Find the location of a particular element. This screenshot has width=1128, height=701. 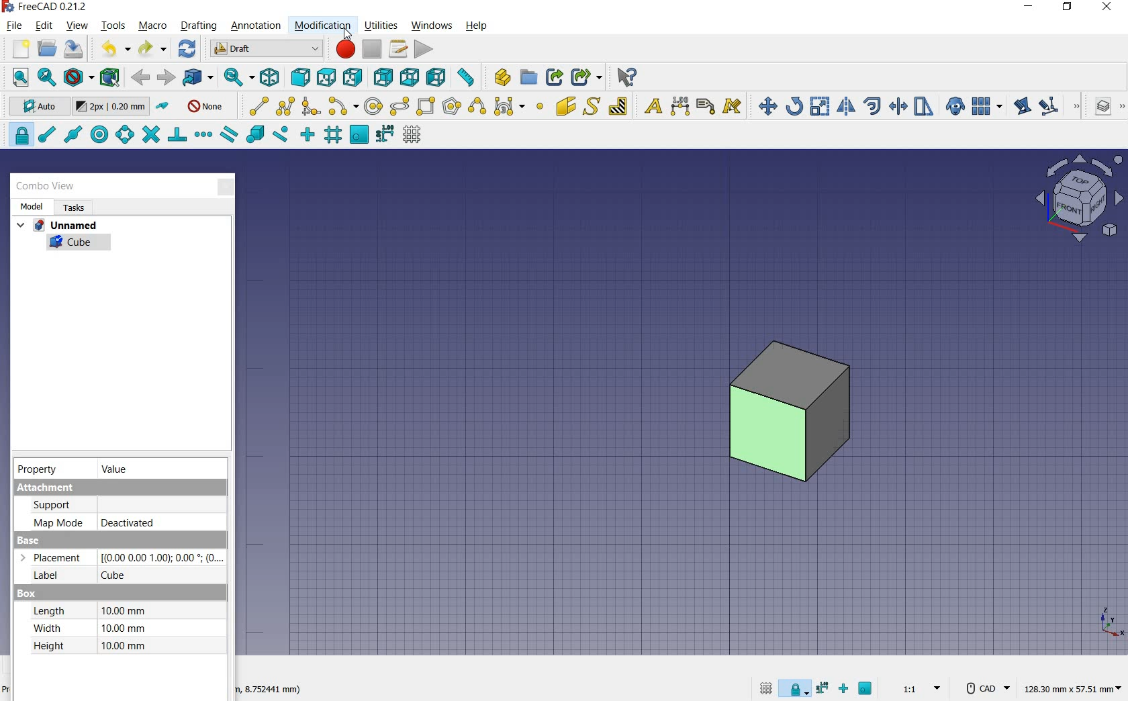

tasks is located at coordinates (73, 207).